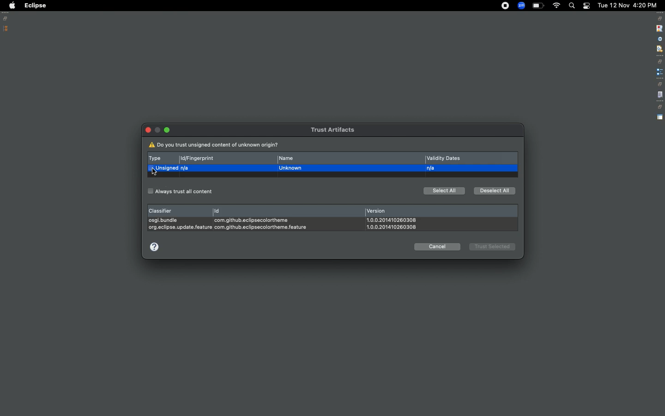 The width and height of the screenshot is (665, 416). Describe the element at coordinates (586, 6) in the screenshot. I see `Notification` at that location.